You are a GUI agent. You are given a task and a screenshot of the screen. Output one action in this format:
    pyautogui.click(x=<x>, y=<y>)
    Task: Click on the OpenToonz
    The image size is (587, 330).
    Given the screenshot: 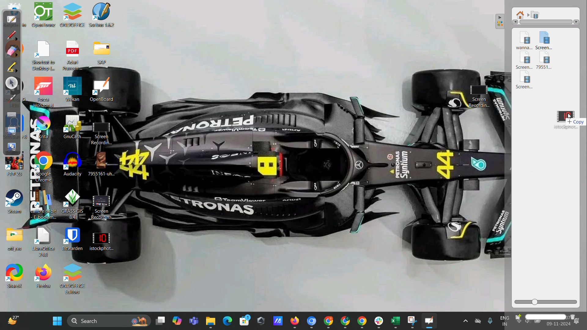 What is the action you would take?
    pyautogui.click(x=43, y=16)
    